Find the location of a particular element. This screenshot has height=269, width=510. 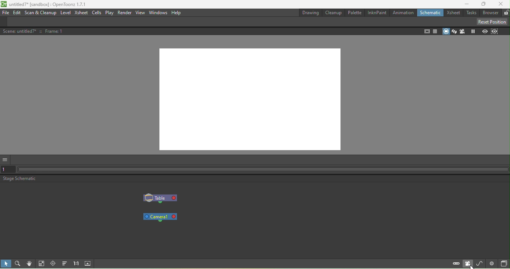

File name is located at coordinates (49, 4).